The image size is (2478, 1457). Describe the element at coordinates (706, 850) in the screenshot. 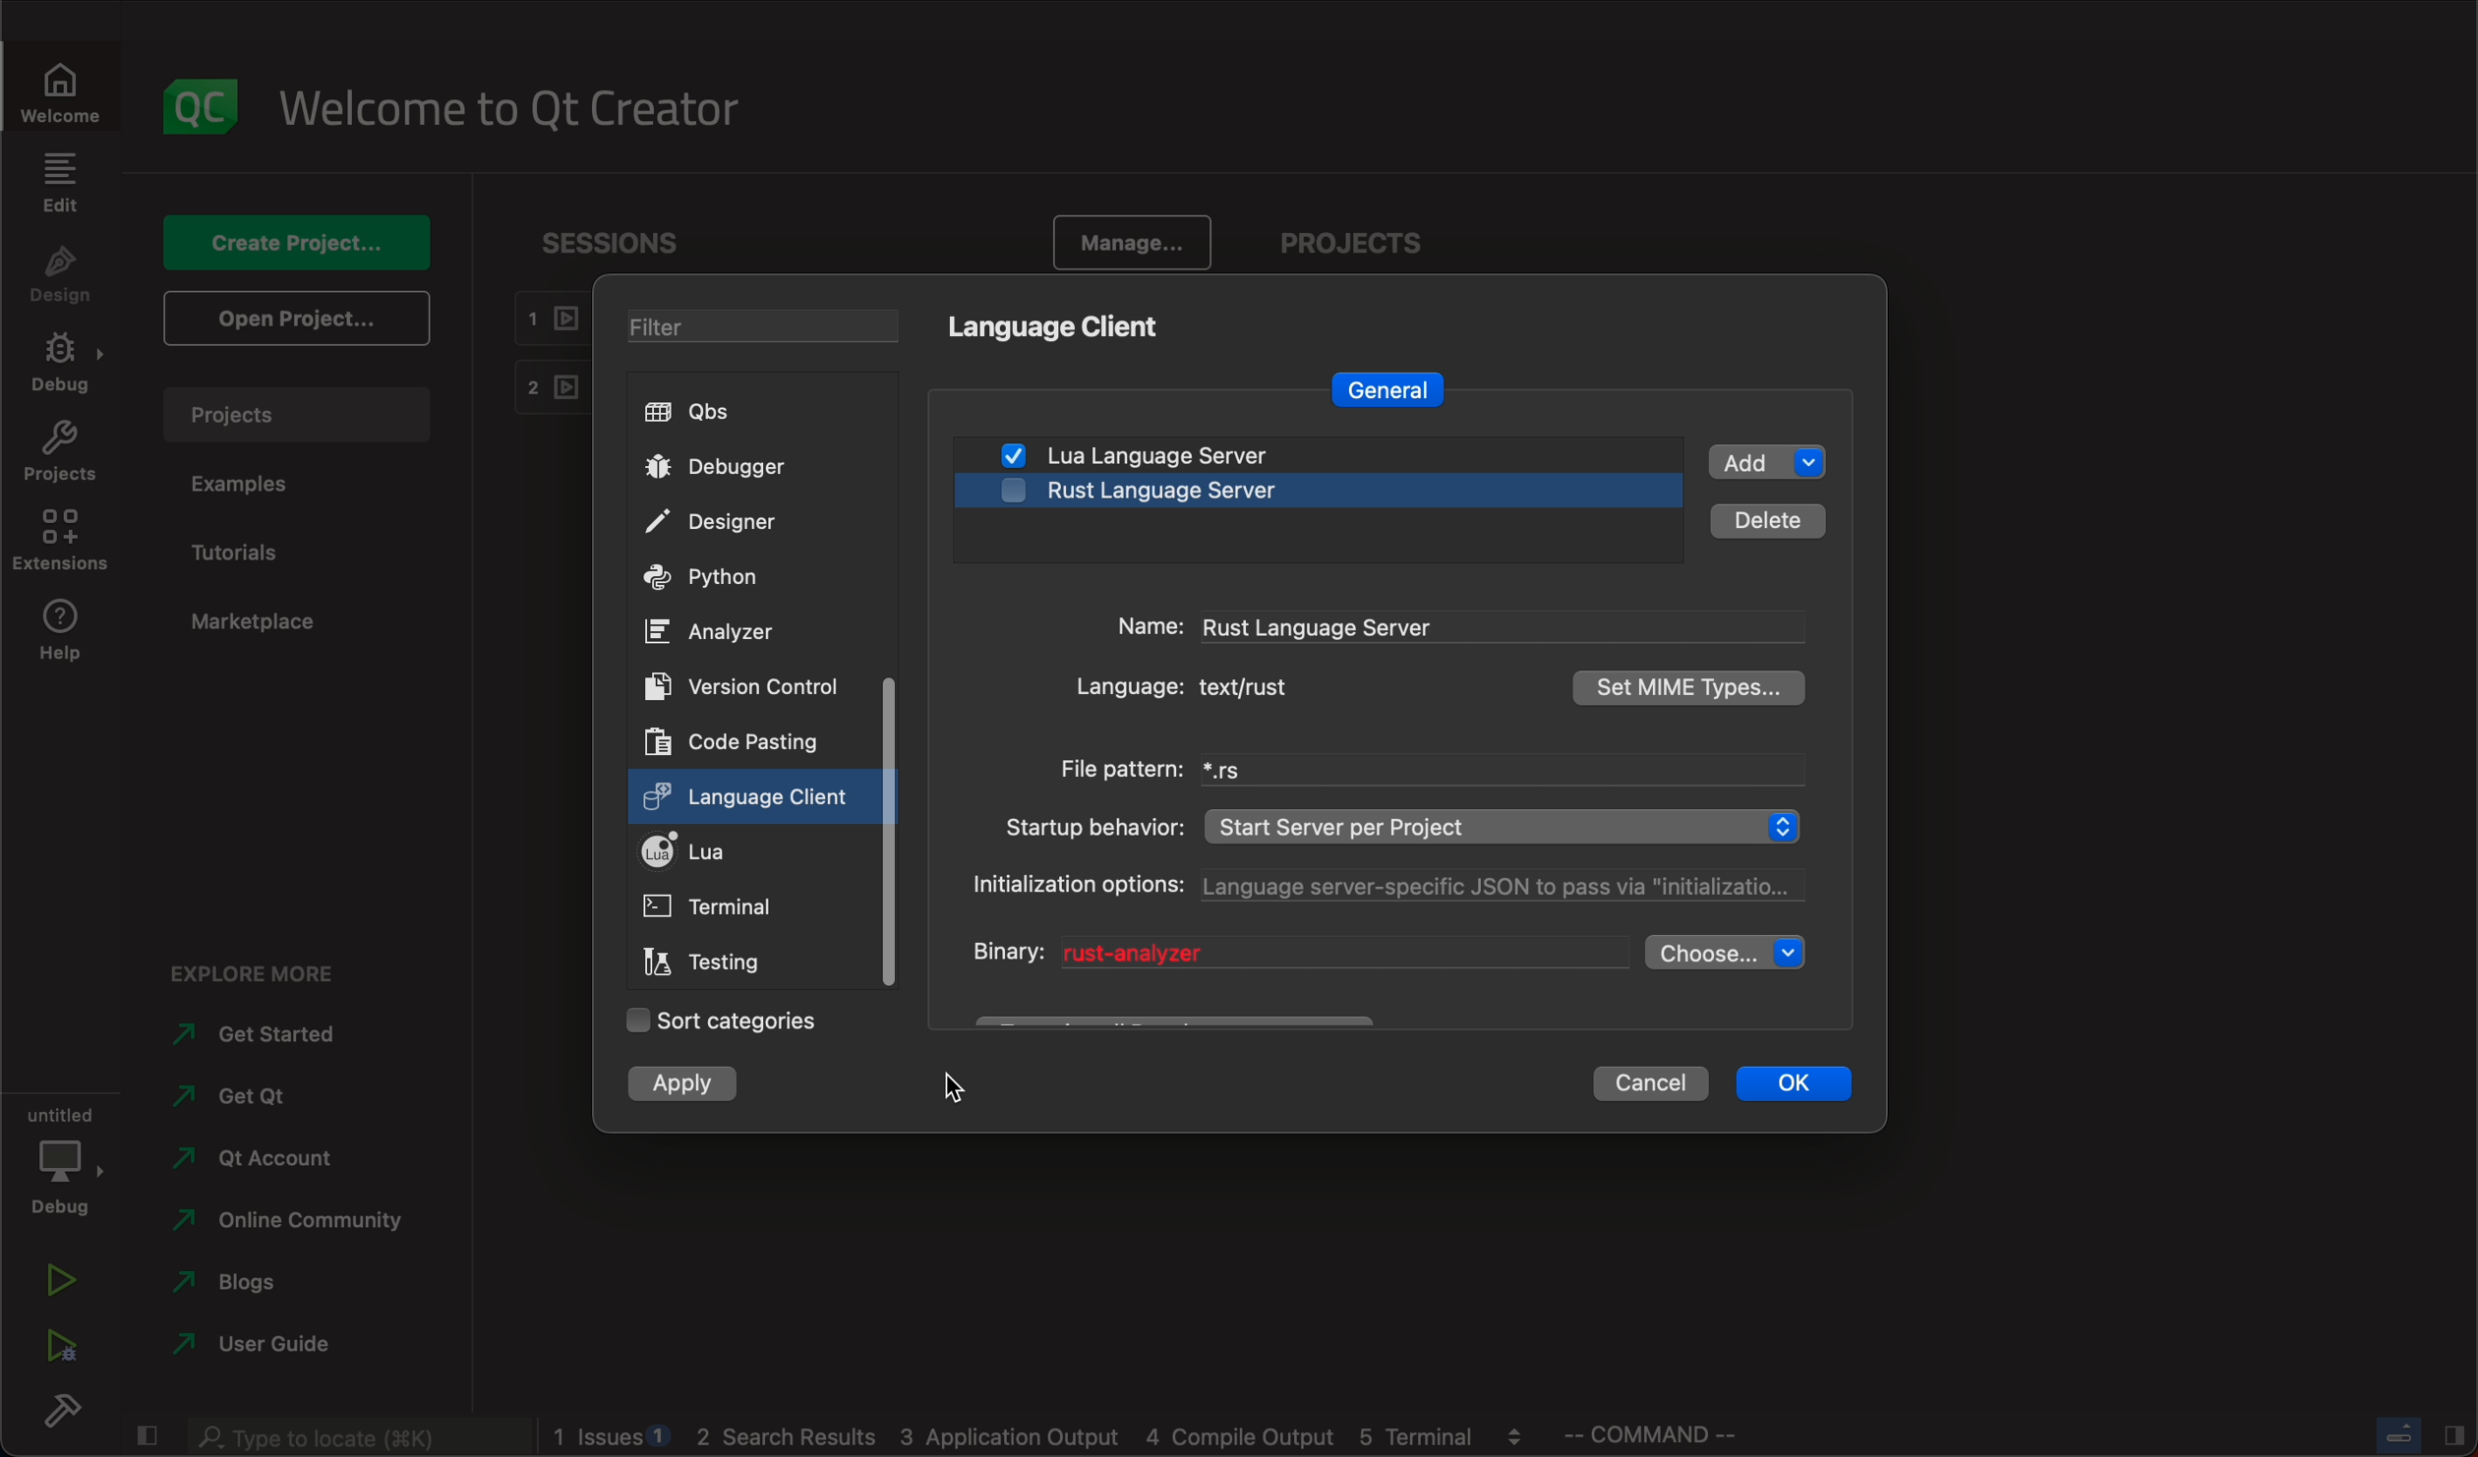

I see `lua` at that location.